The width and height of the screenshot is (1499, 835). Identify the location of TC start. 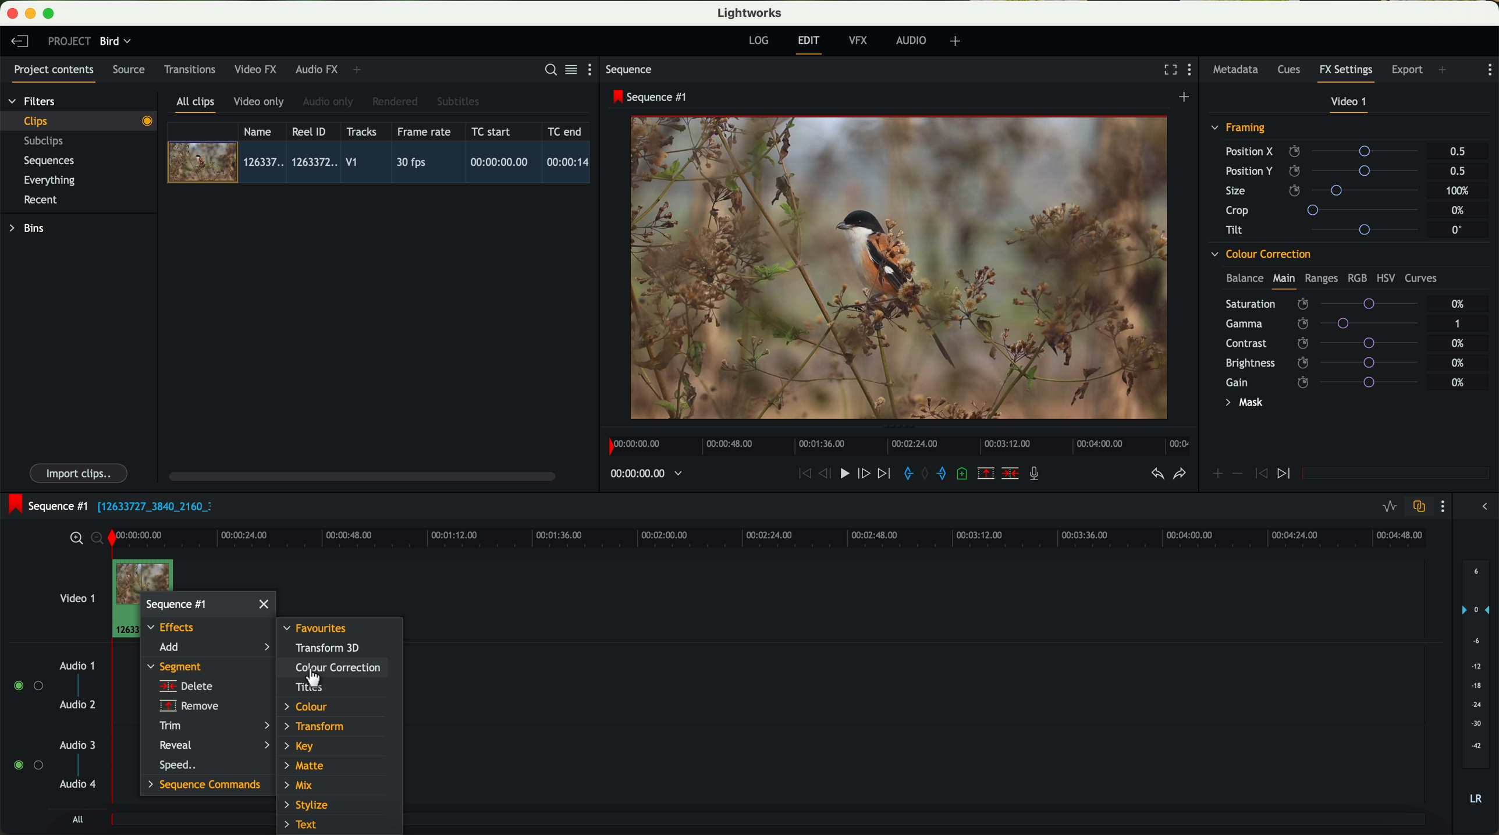
(492, 131).